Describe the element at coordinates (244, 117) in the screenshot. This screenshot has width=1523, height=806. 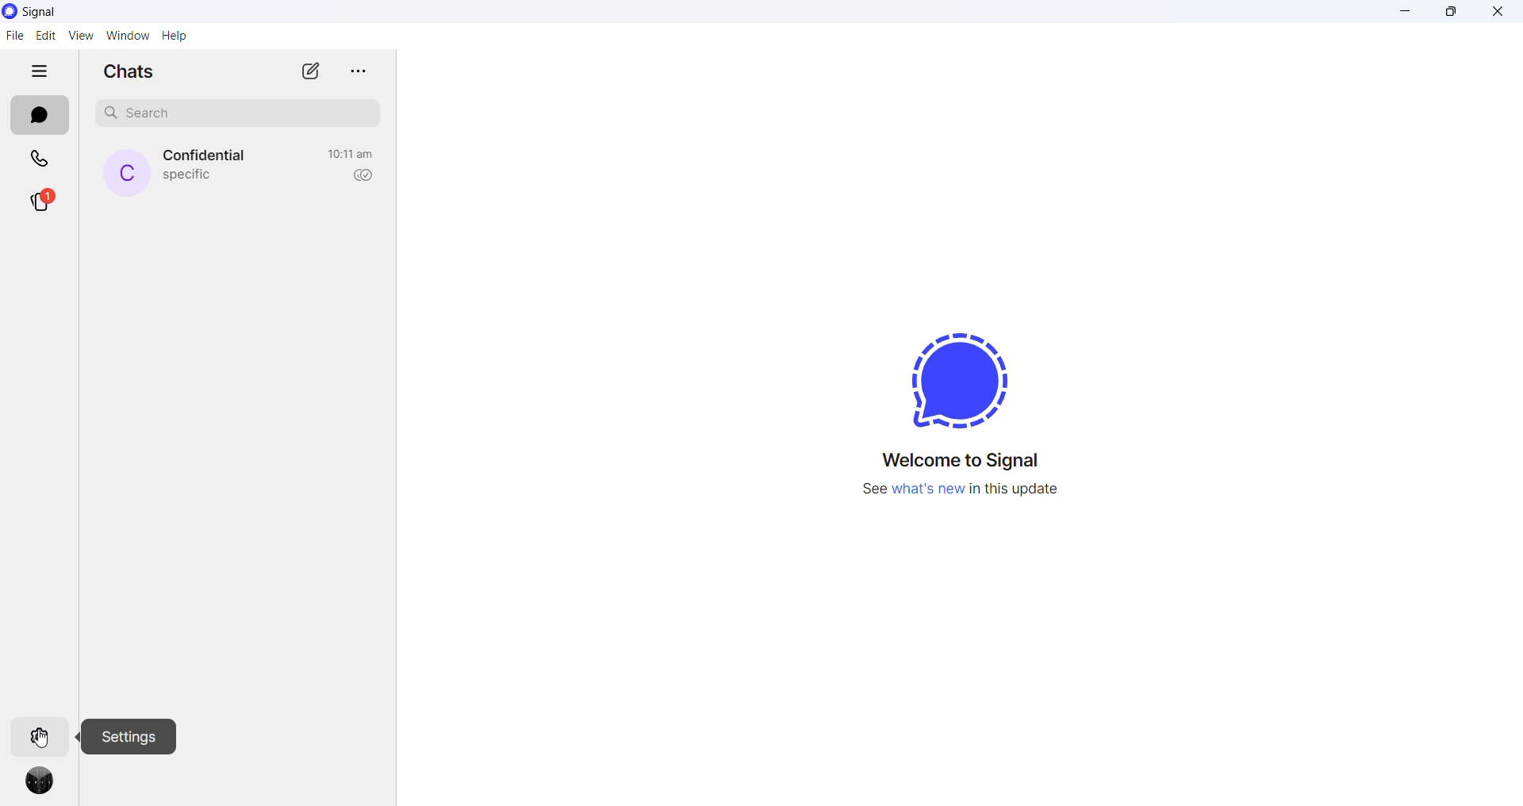
I see `search chat` at that location.